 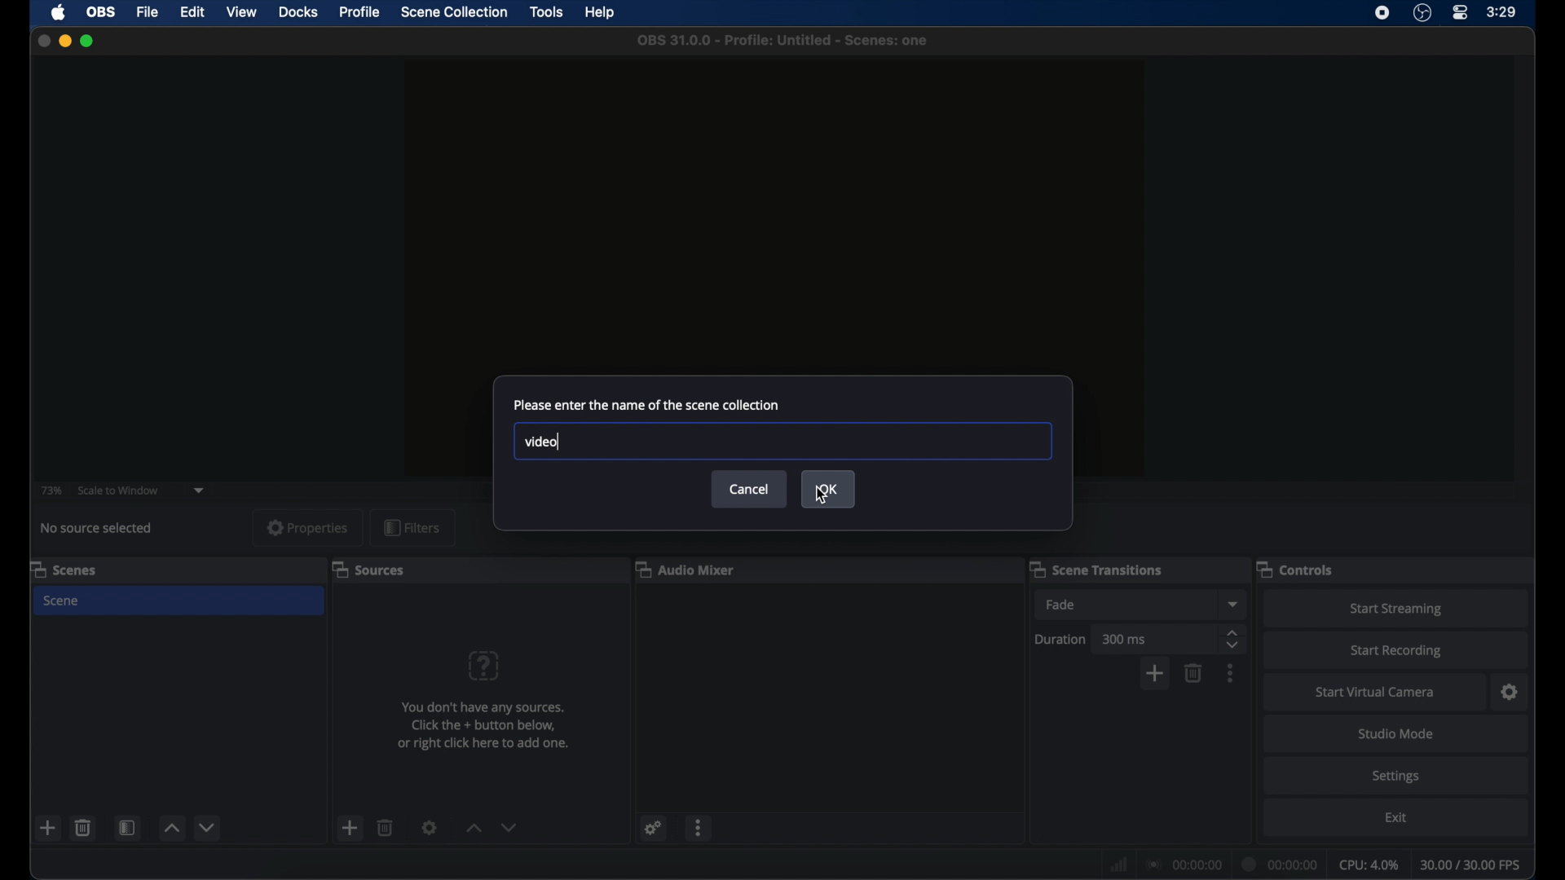 What do you see at coordinates (1182, 864) in the screenshot?
I see `connection` at bounding box center [1182, 864].